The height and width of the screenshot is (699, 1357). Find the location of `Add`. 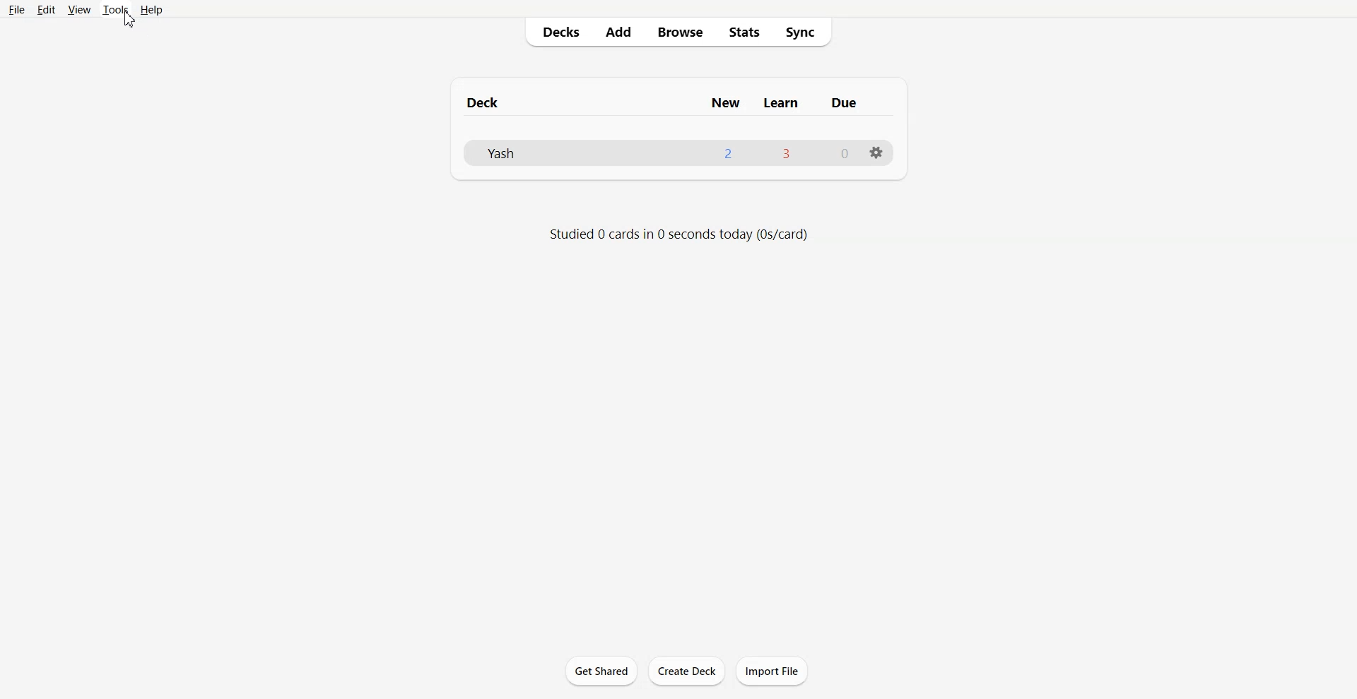

Add is located at coordinates (618, 32).